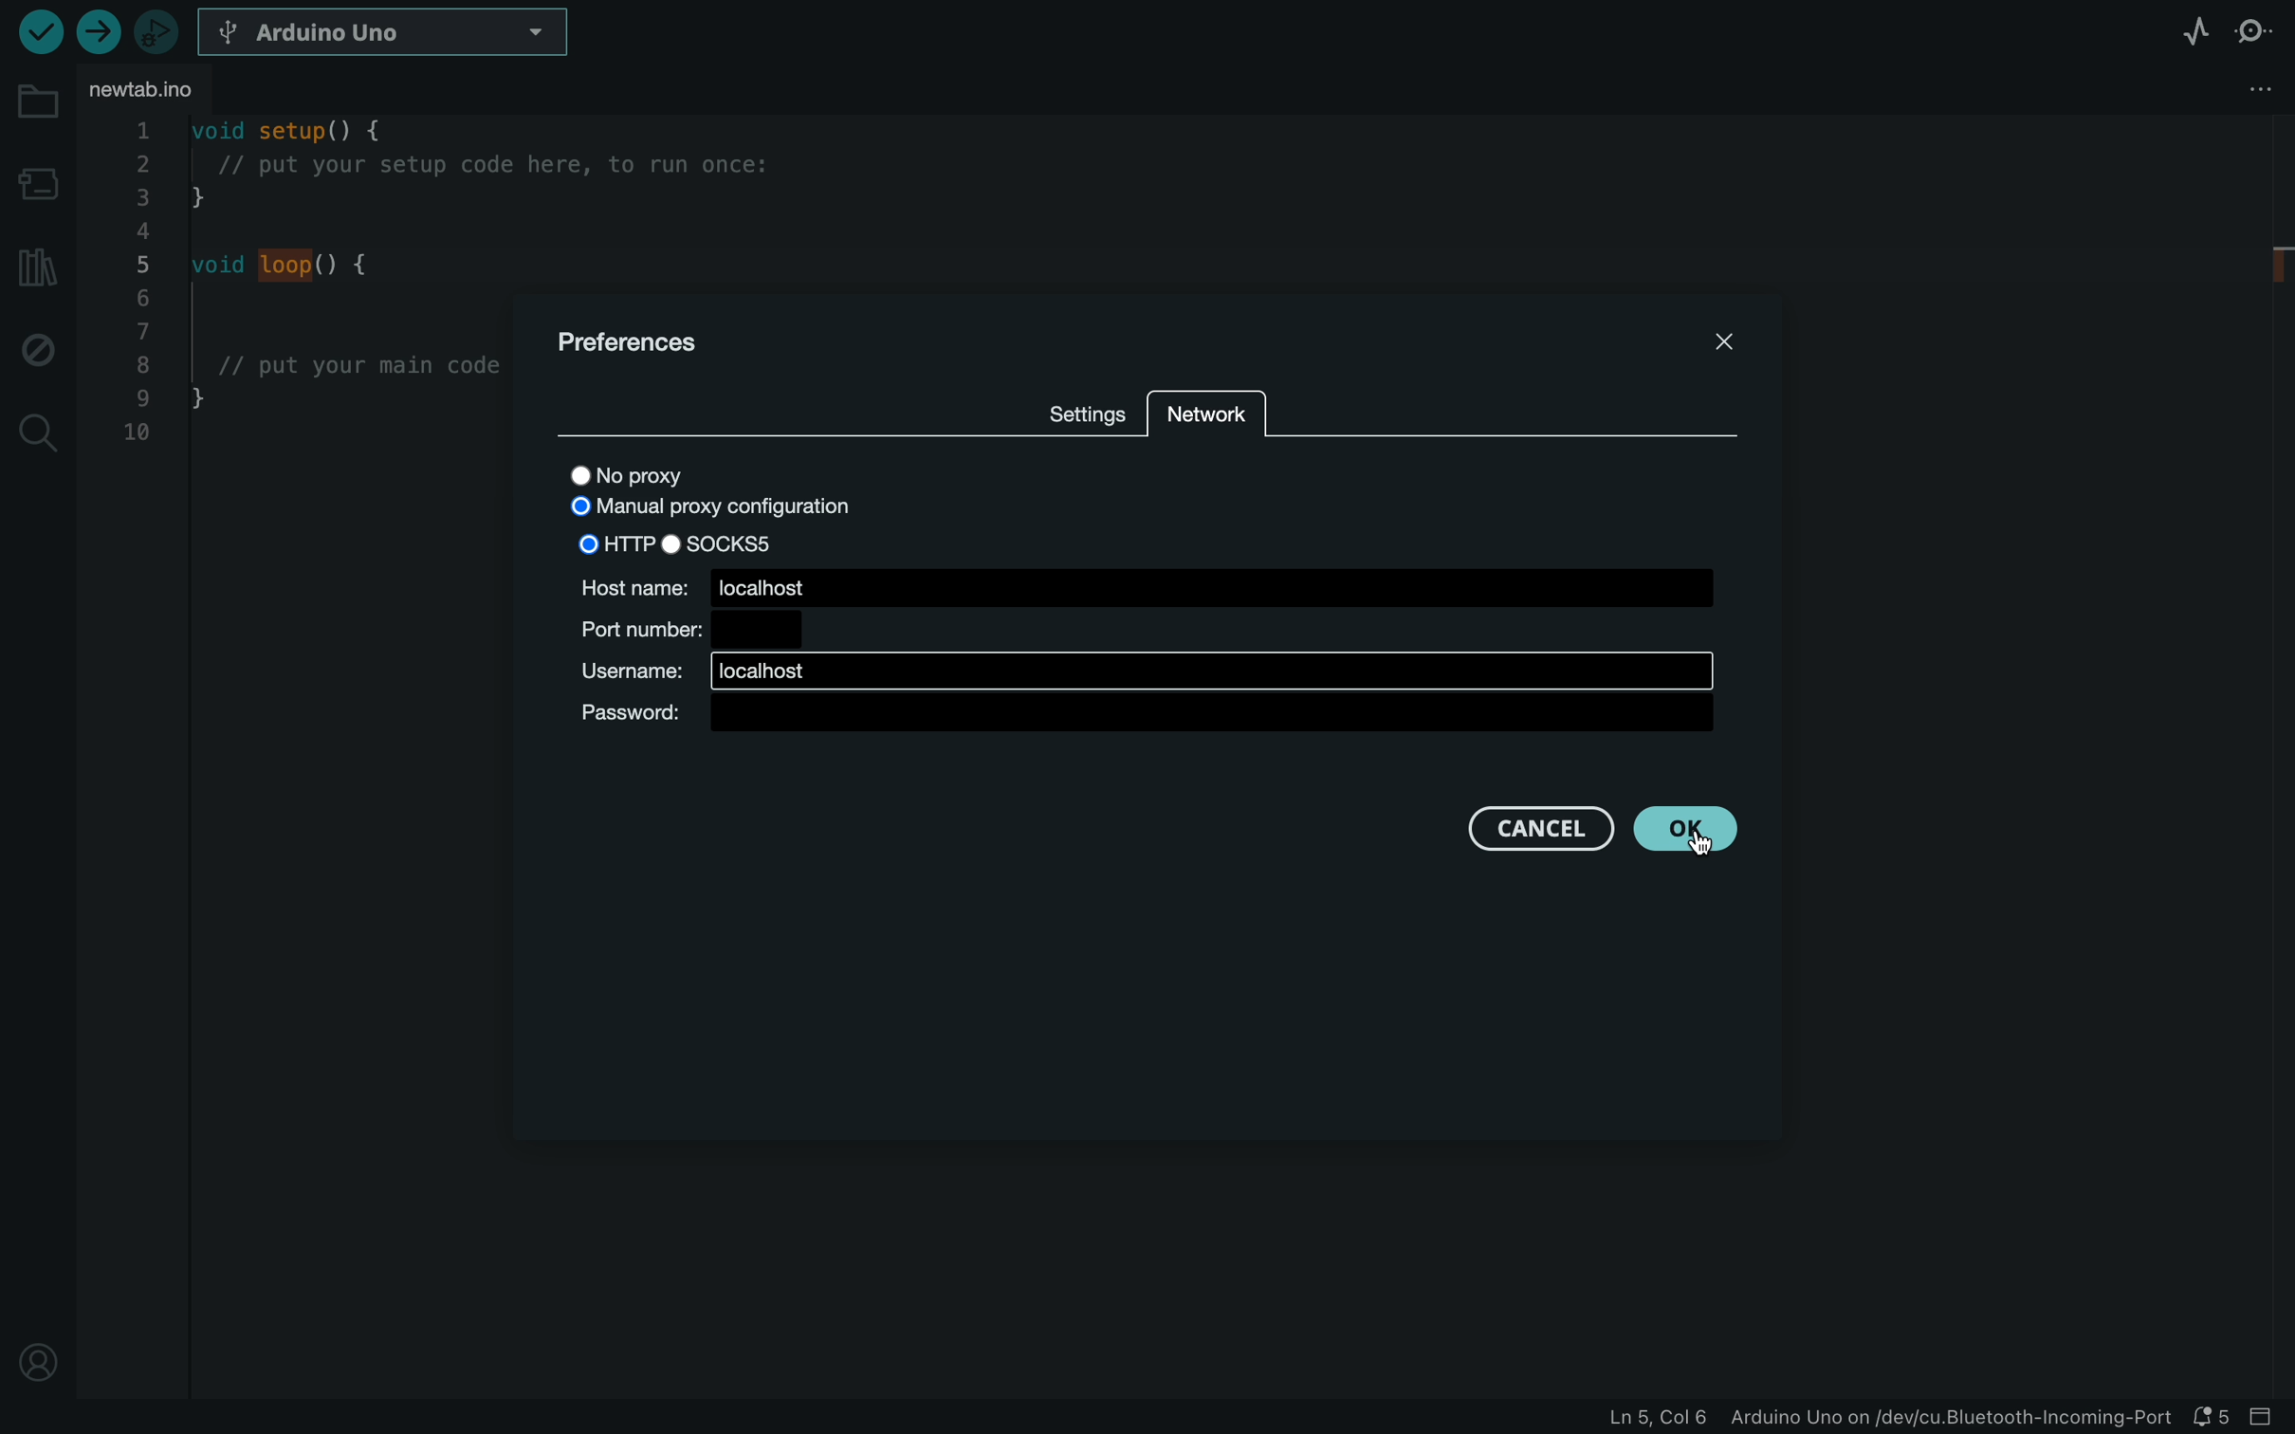 Image resolution: width=2295 pixels, height=1434 pixels. I want to click on notification, so click(2213, 1418).